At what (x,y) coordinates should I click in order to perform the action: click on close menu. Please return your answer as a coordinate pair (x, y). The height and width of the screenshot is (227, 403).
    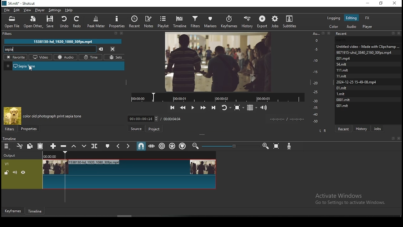
    Looking at the image, I should click on (112, 49).